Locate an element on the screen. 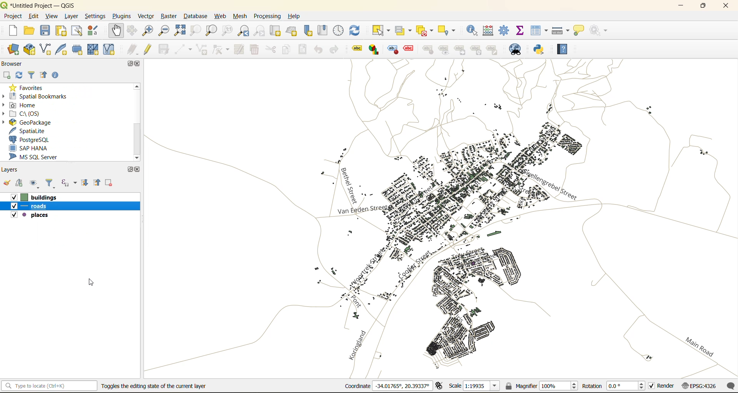 This screenshot has height=393, width=738. zoom selection is located at coordinates (196, 31).